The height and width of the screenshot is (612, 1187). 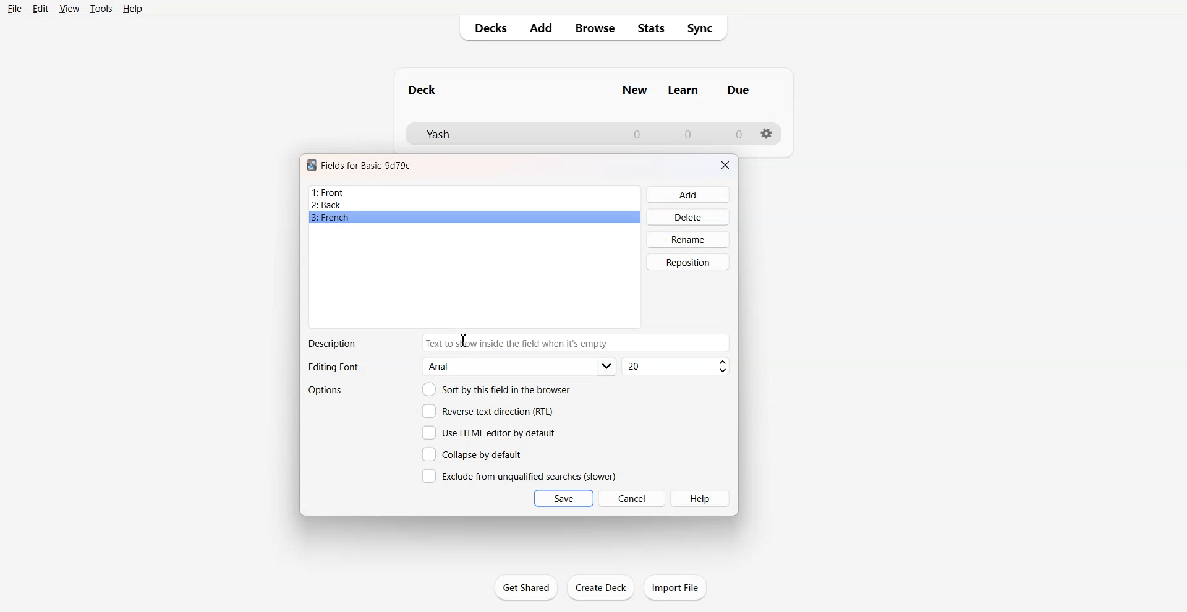 What do you see at coordinates (333, 368) in the screenshot?
I see `Text` at bounding box center [333, 368].